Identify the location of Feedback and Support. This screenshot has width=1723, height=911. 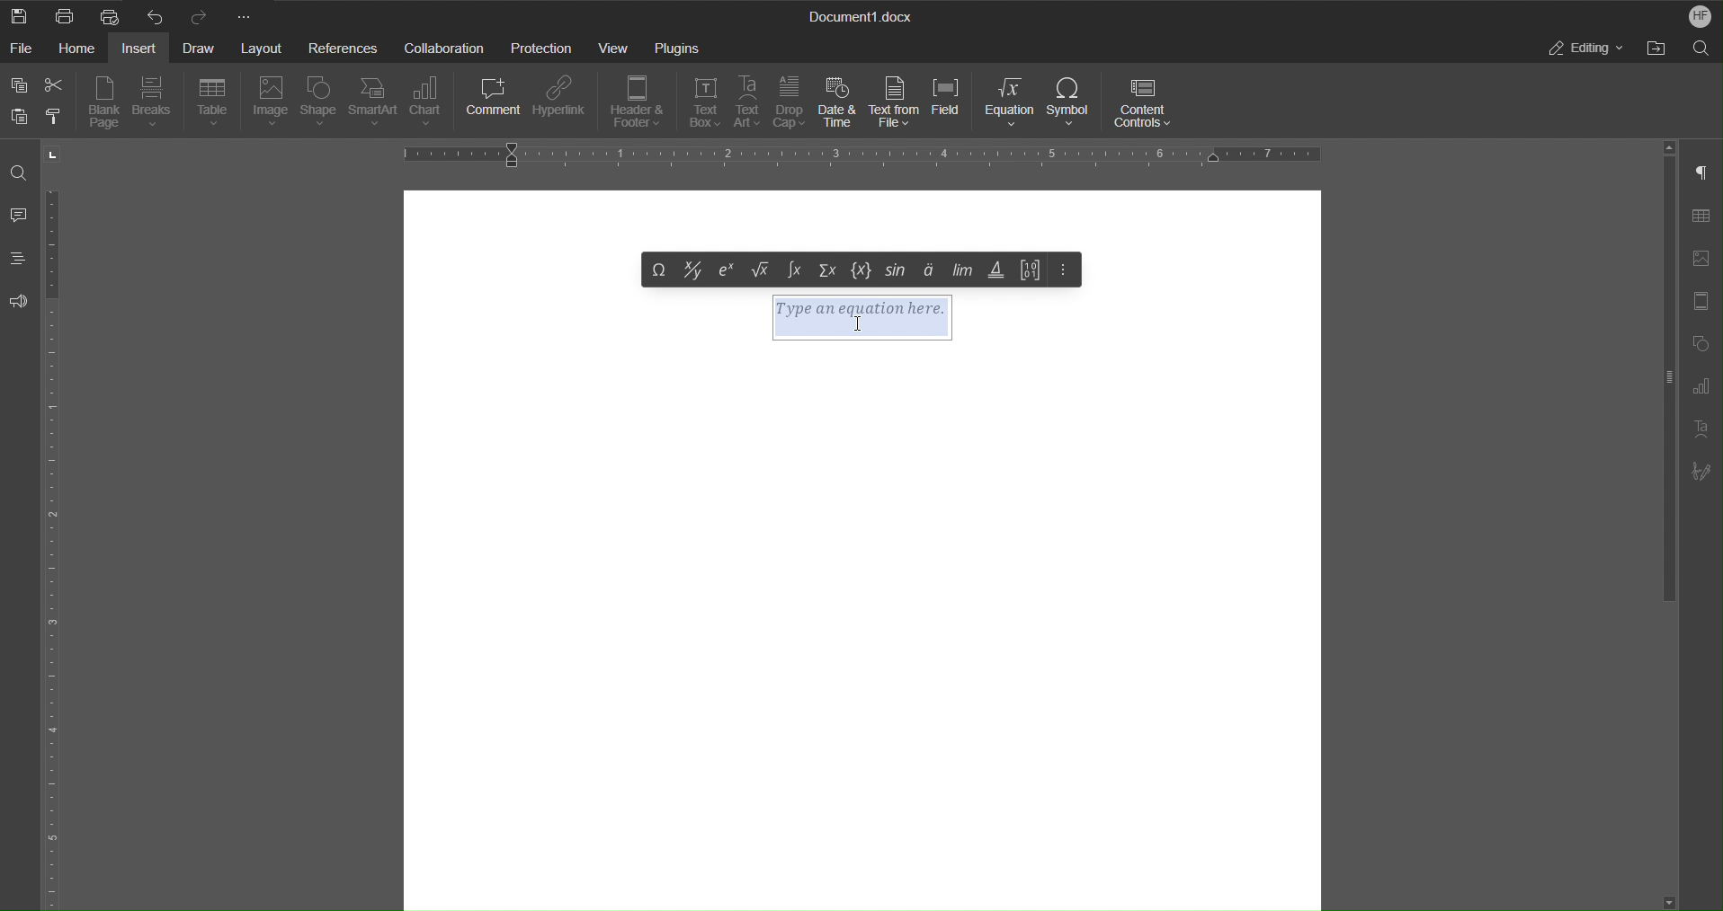
(20, 304).